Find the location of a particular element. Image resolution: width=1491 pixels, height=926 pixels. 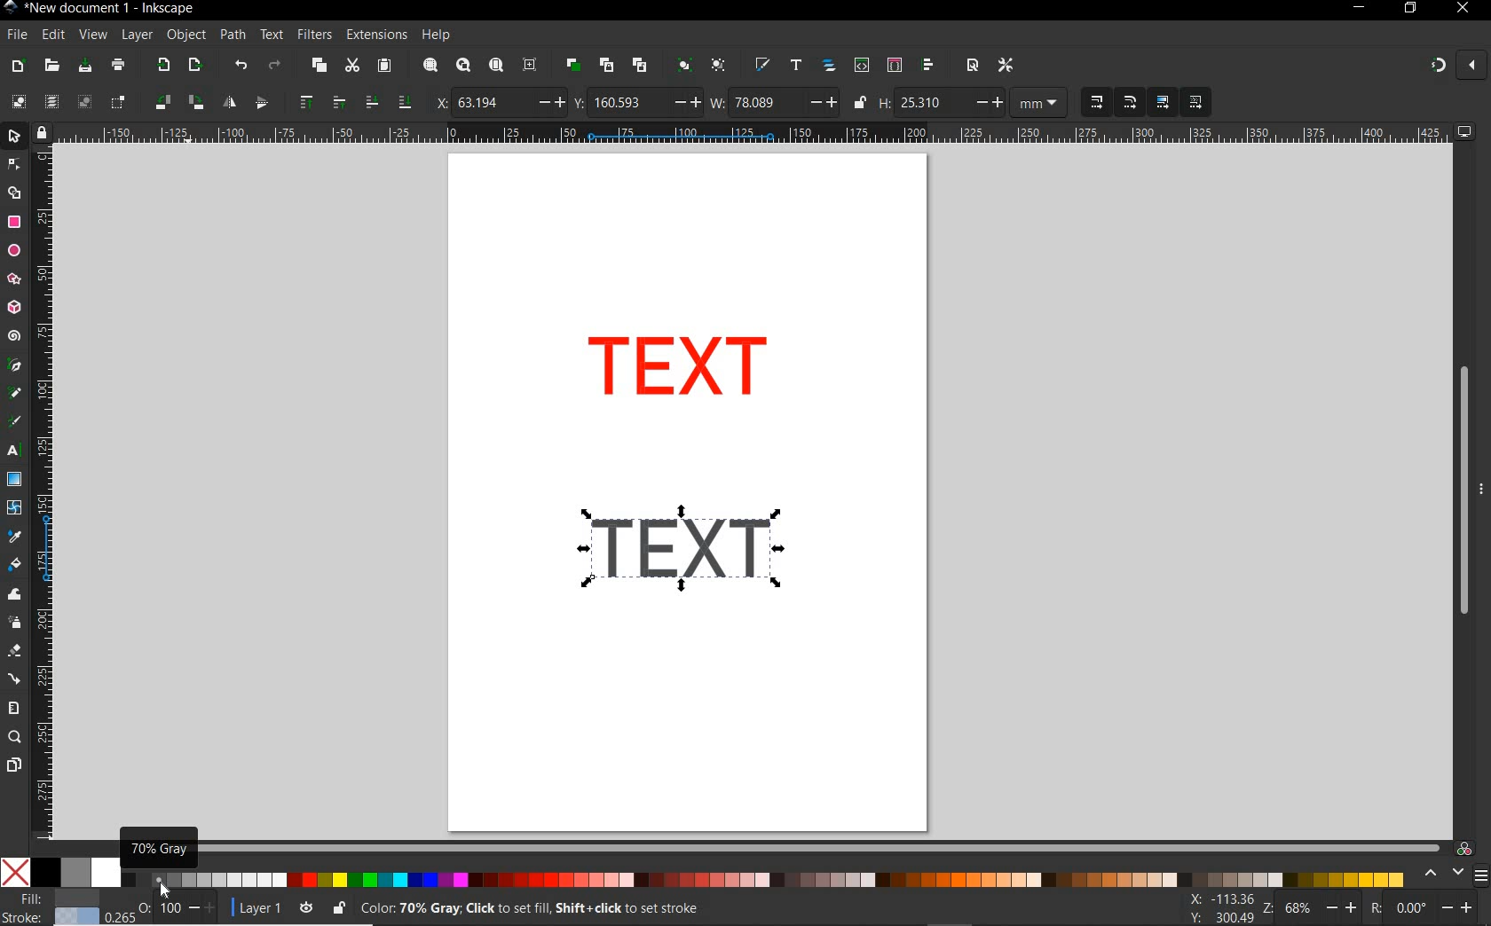

spiral tool is located at coordinates (14, 338).